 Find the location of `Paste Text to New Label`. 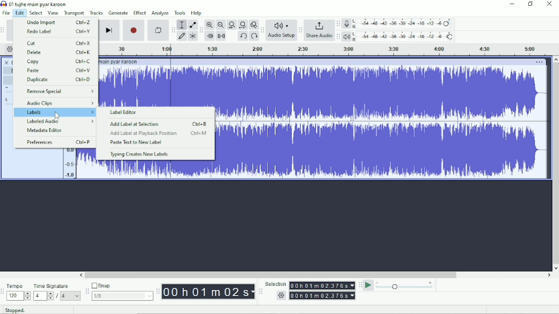

Paste Text to New Label is located at coordinates (135, 143).